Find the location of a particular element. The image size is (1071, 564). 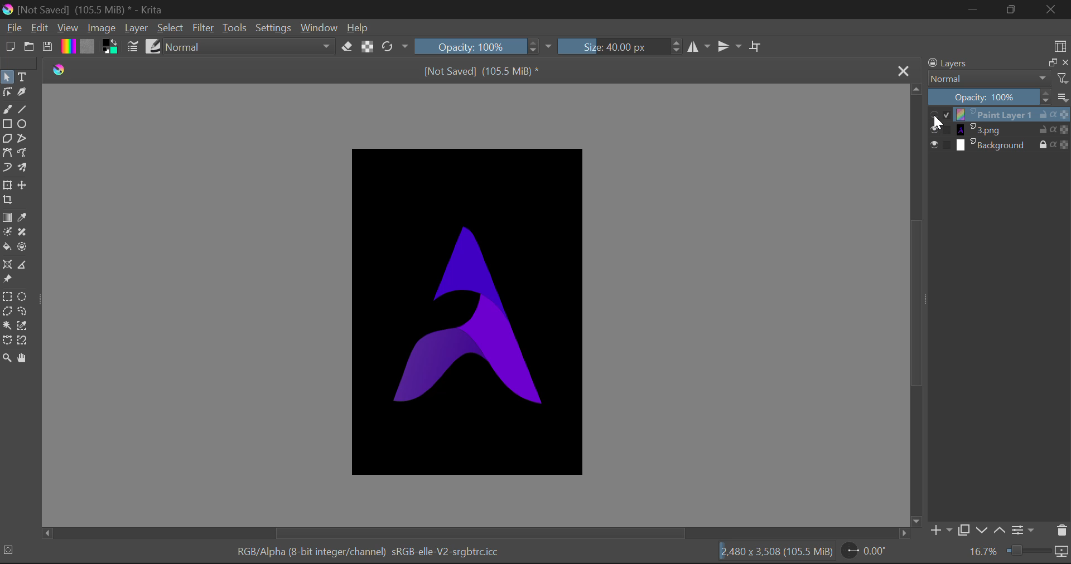

Brush Presets is located at coordinates (154, 47).